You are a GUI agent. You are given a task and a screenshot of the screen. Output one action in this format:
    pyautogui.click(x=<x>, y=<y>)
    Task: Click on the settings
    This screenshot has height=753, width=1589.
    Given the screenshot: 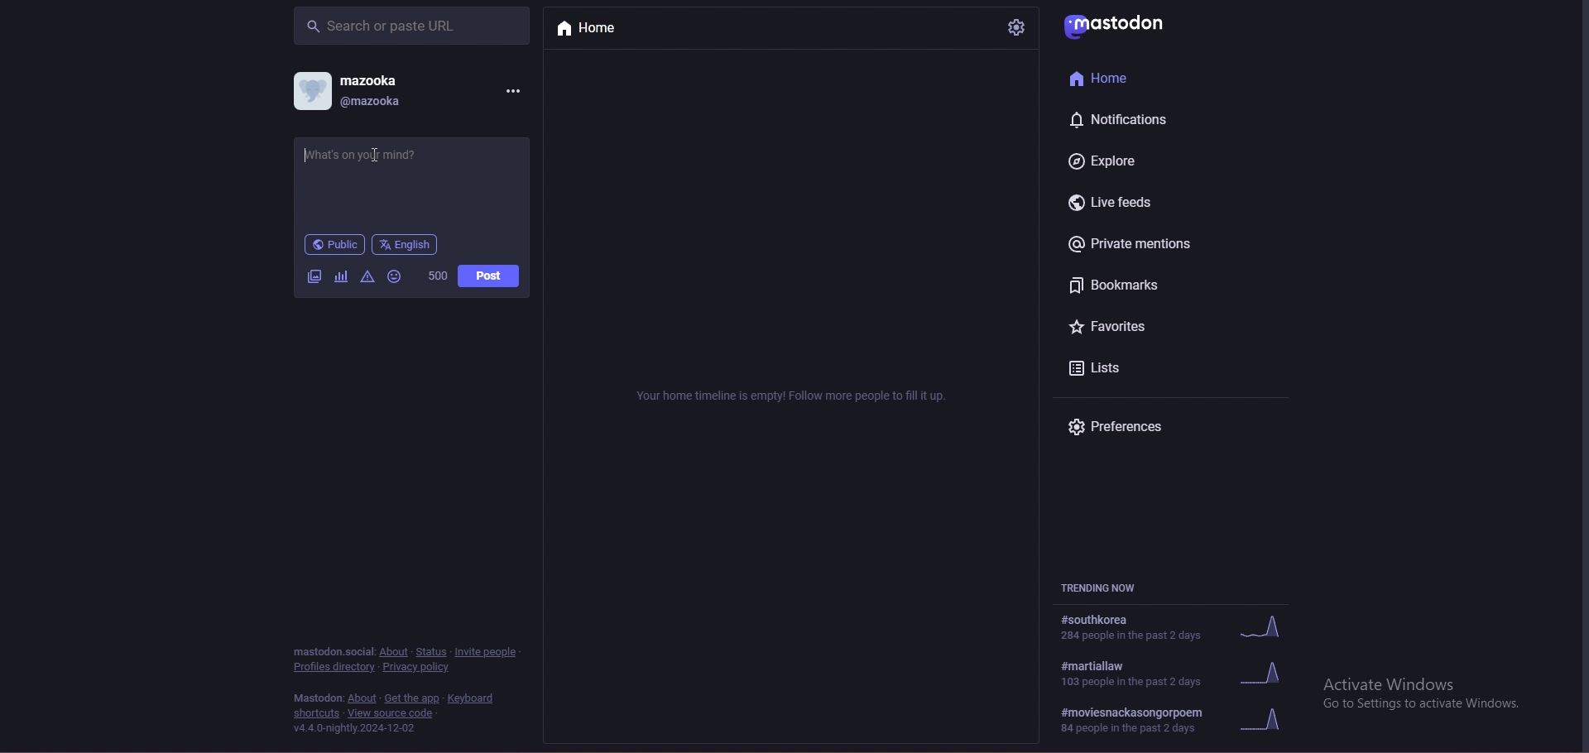 What is the action you would take?
    pyautogui.click(x=1018, y=28)
    